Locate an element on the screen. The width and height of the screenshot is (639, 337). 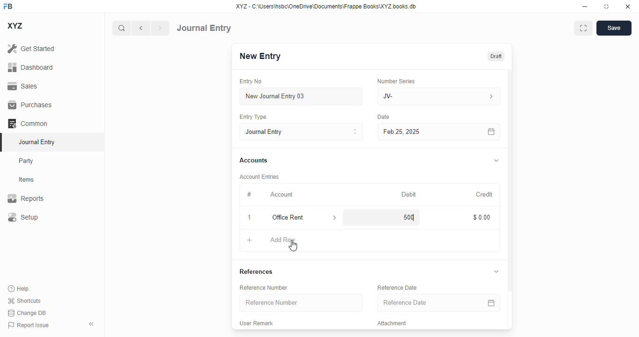
common is located at coordinates (28, 124).